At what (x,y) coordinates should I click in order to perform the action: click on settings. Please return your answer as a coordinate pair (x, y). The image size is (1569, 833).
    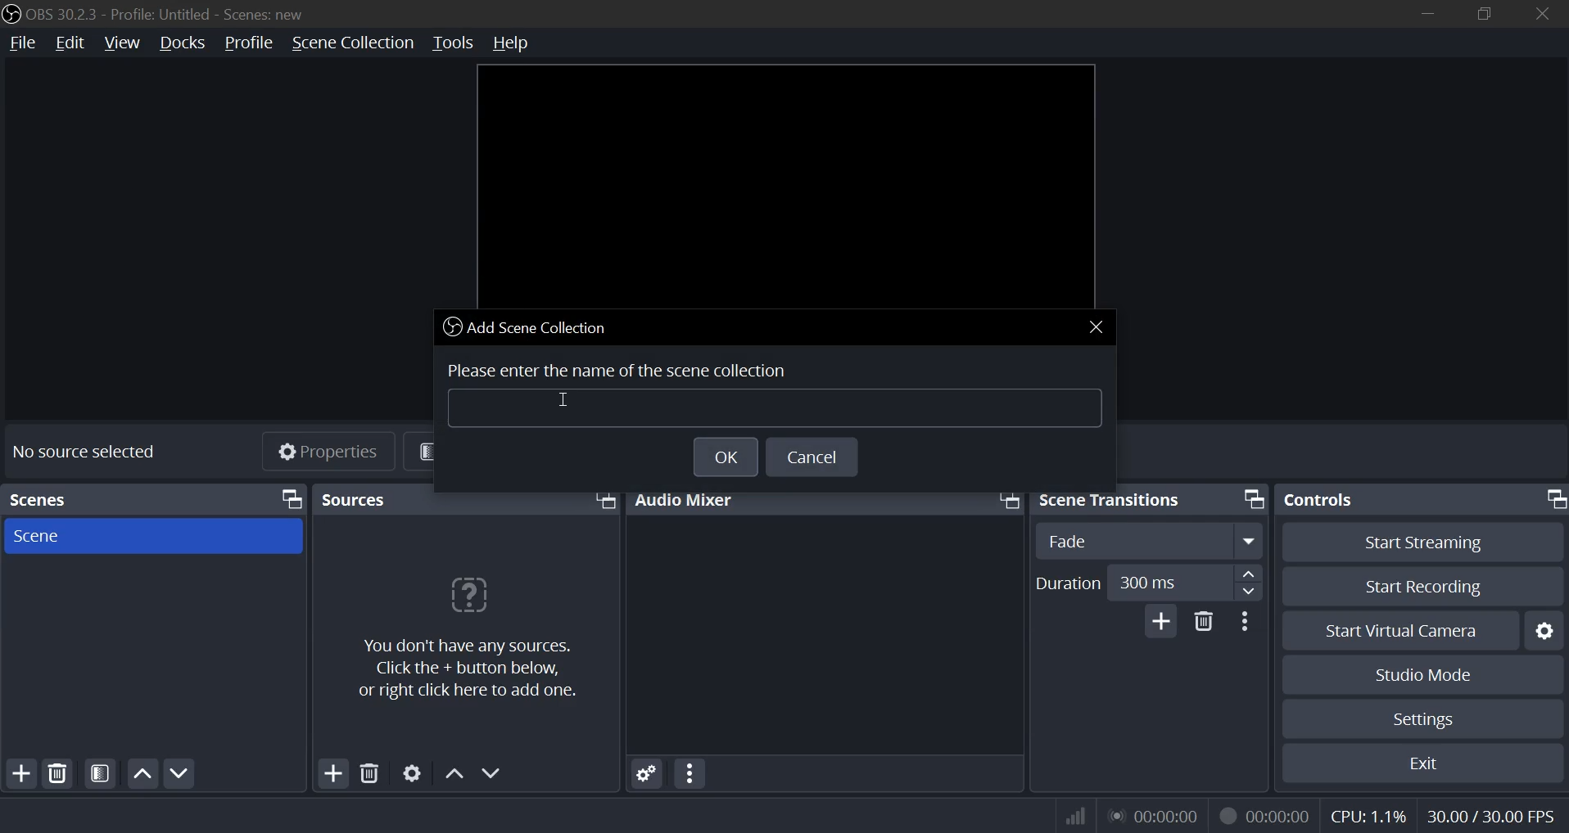
    Looking at the image, I should click on (1547, 630).